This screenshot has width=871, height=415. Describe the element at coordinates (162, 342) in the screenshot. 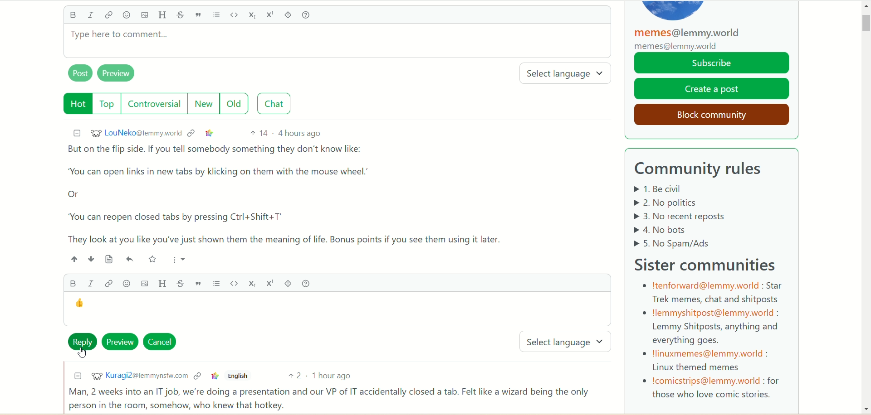

I see `cancel` at that location.